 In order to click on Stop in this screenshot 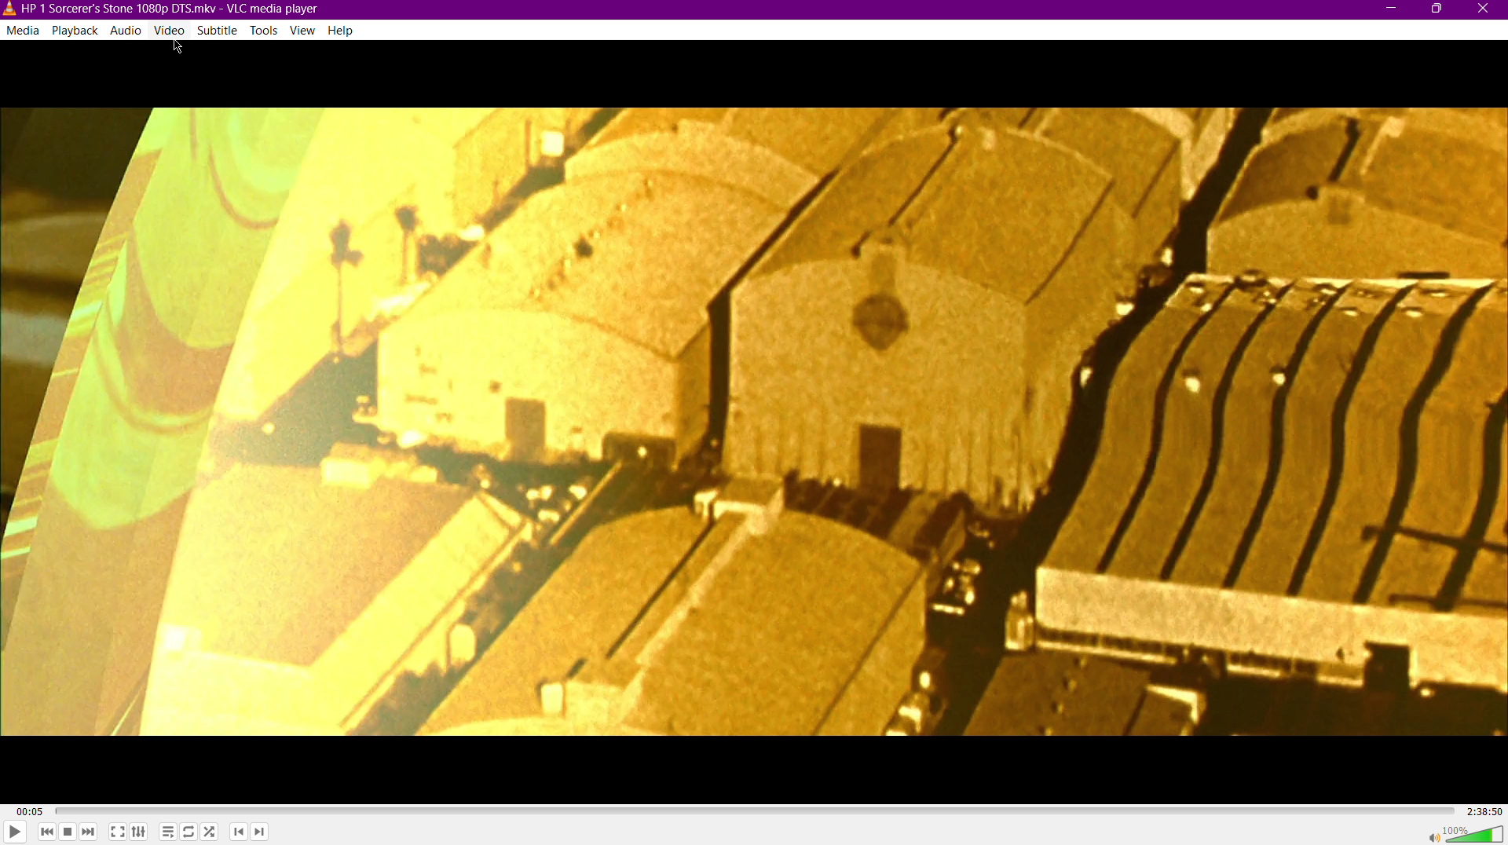, I will do `click(70, 832)`.